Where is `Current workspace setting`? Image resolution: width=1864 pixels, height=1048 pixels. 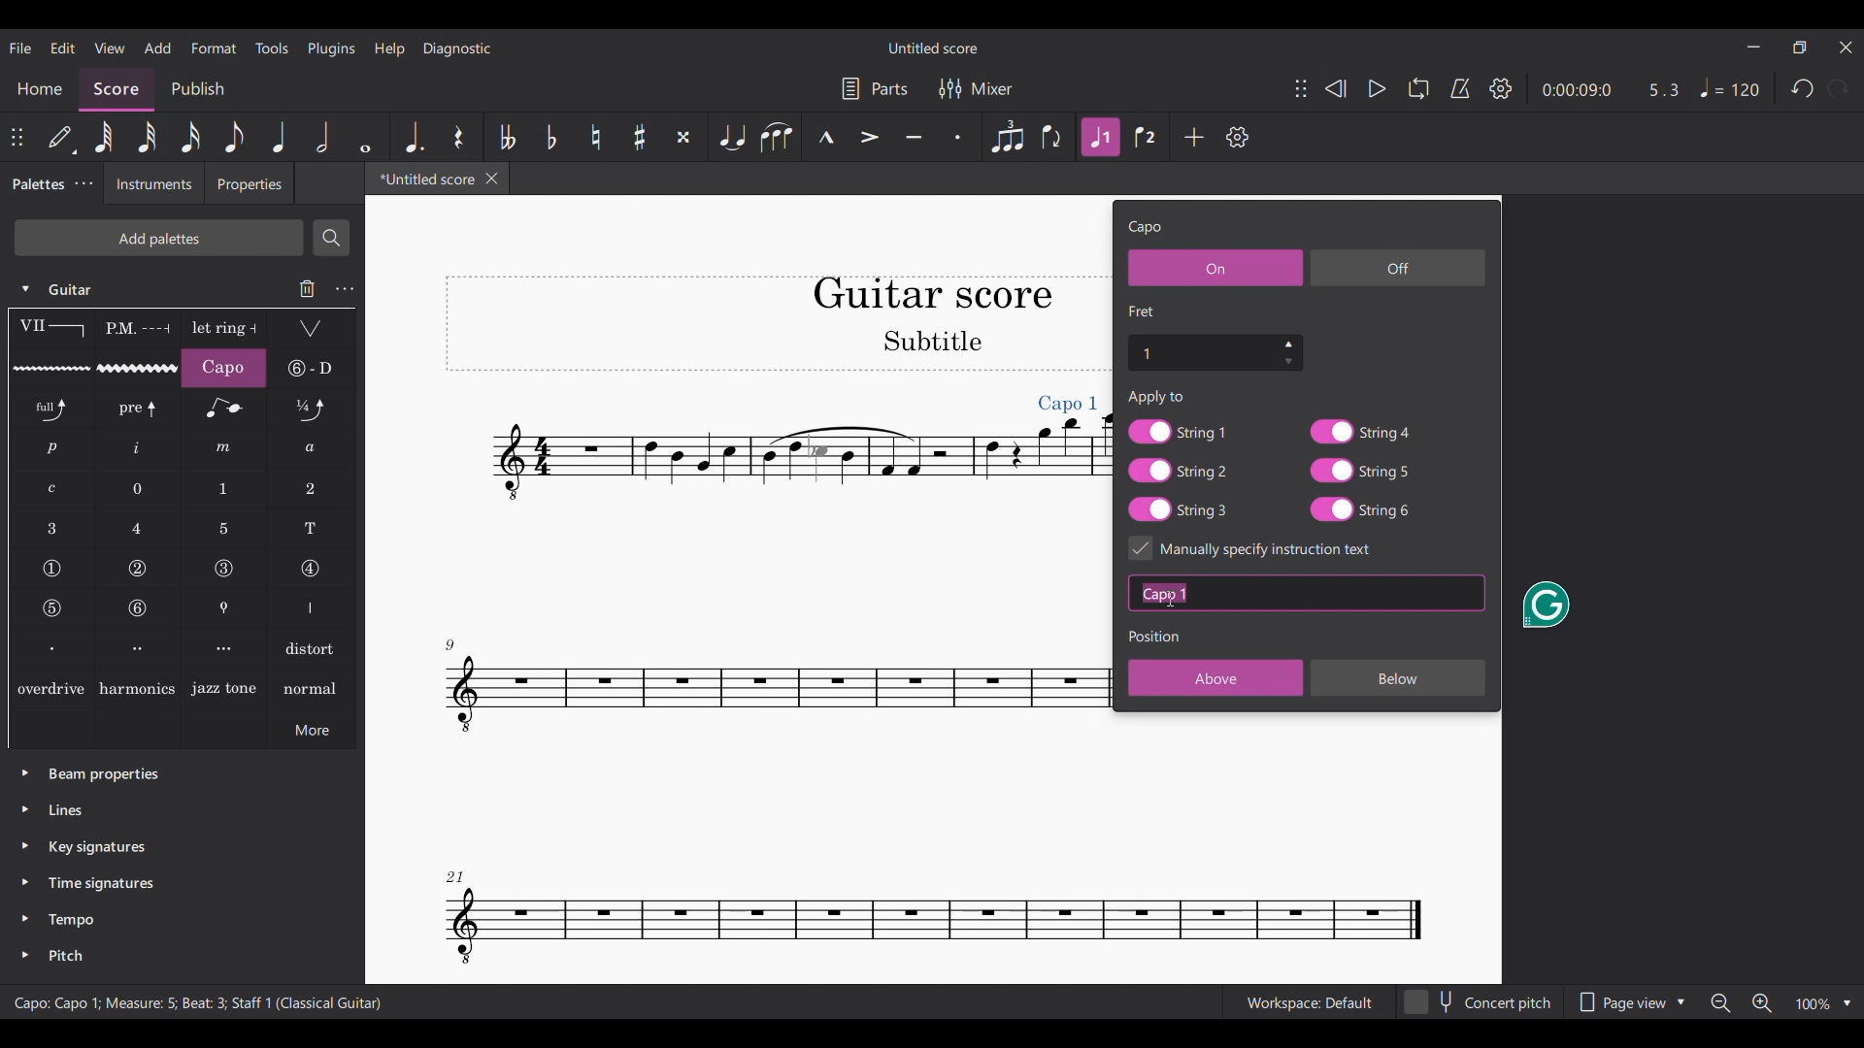 Current workspace setting is located at coordinates (1309, 1002).